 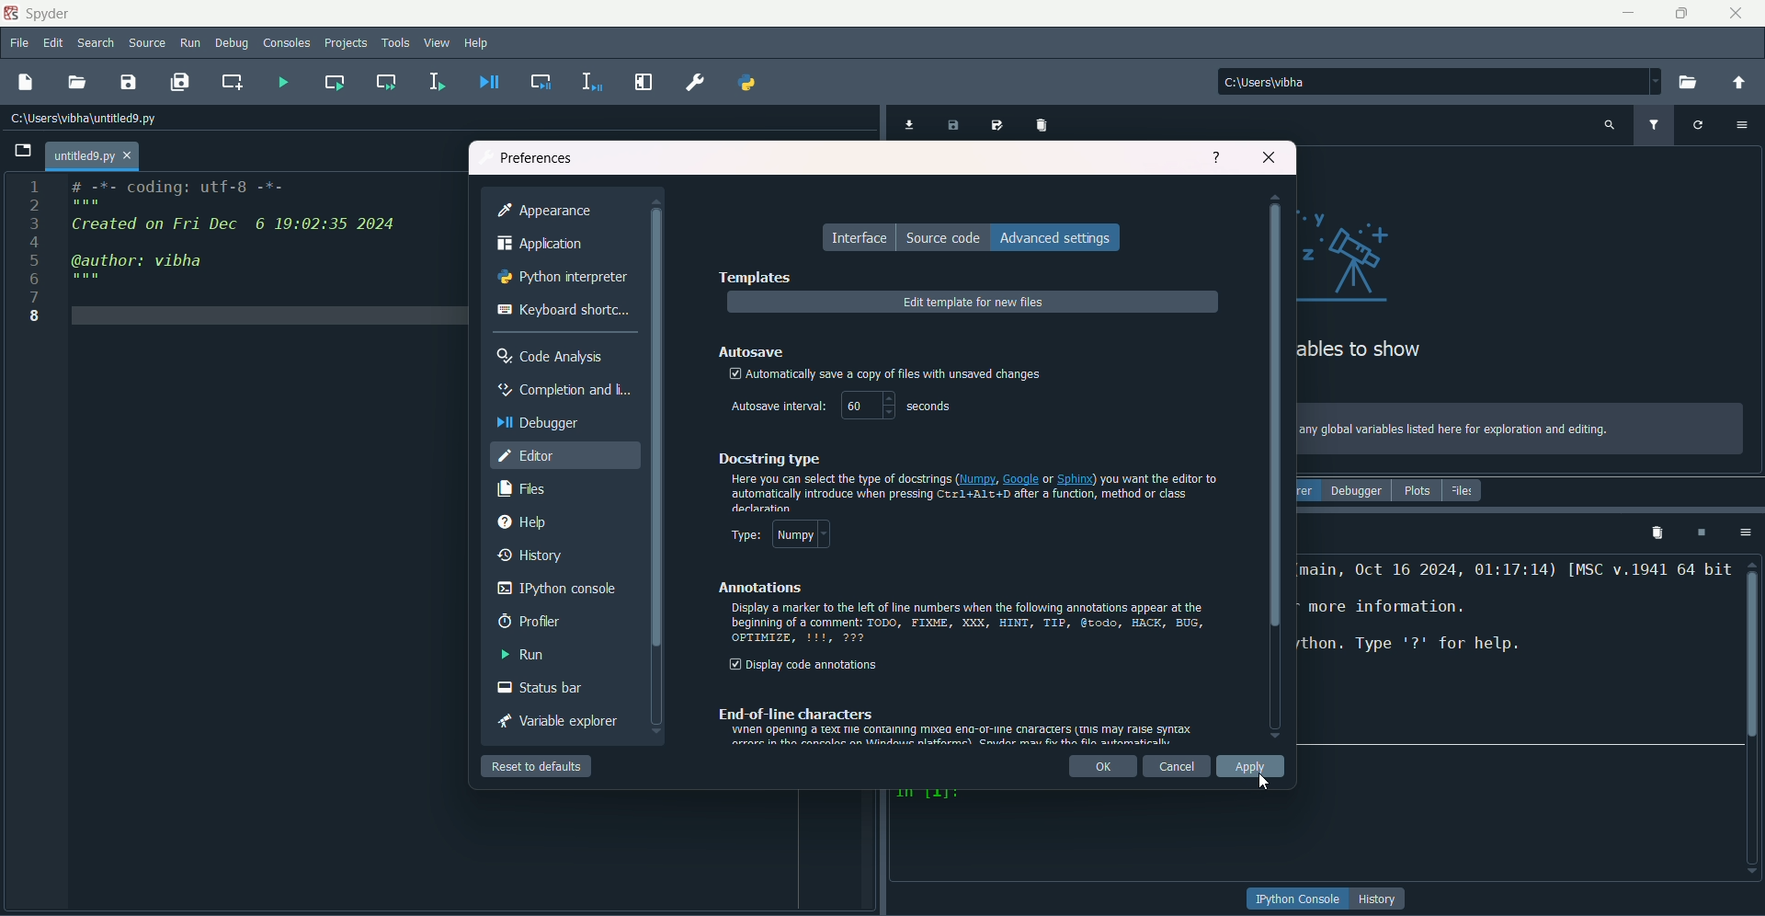 I want to click on keyboard shortcut, so click(x=564, y=308).